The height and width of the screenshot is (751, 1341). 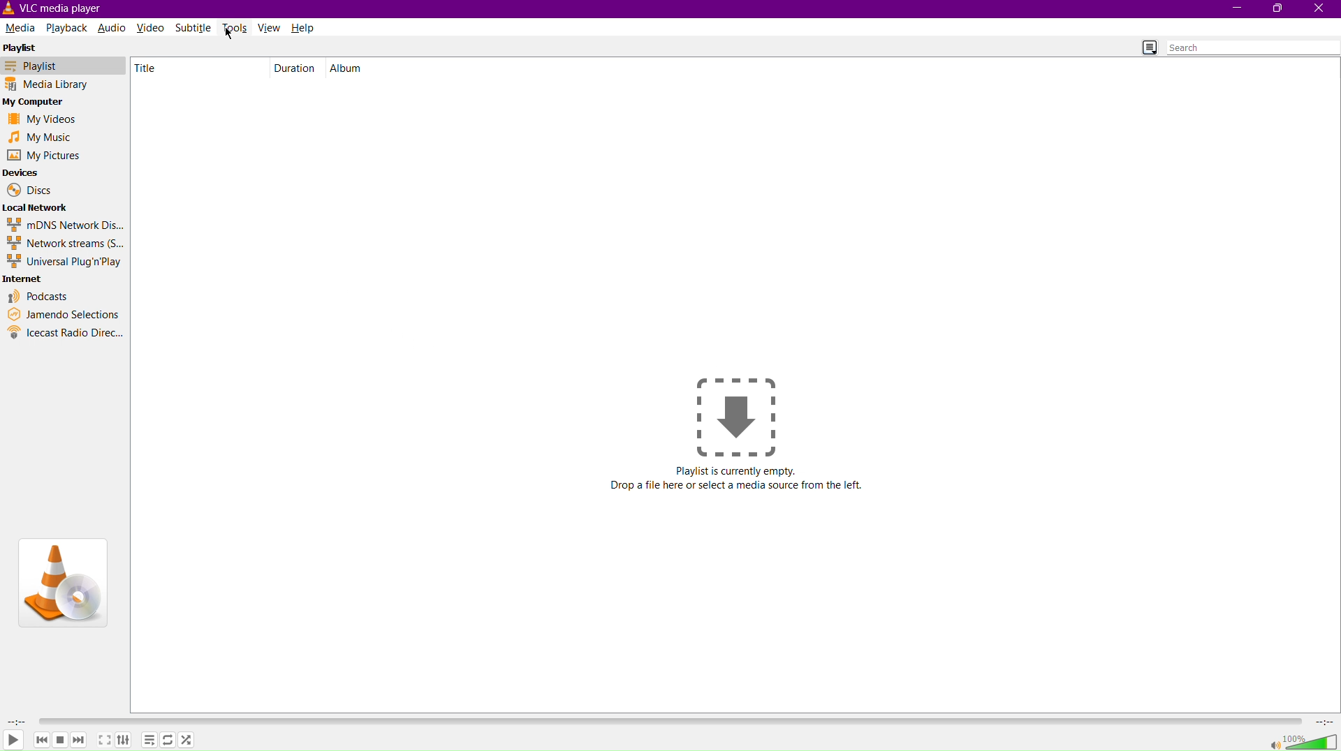 What do you see at coordinates (41, 294) in the screenshot?
I see `Podcasts` at bounding box center [41, 294].